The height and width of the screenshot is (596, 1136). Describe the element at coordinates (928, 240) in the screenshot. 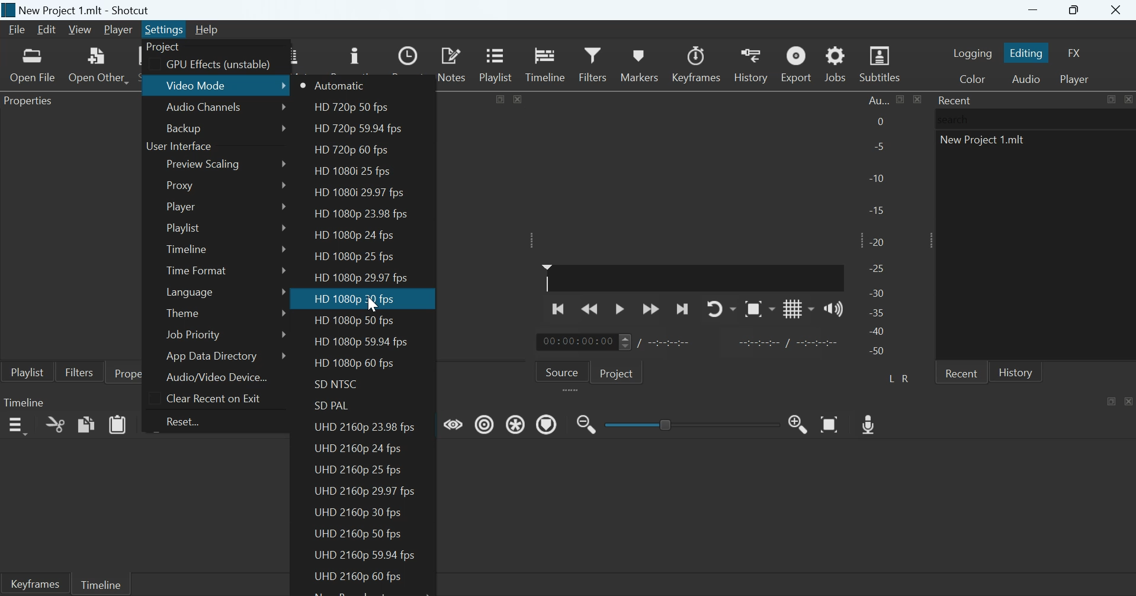

I see `Expand` at that location.